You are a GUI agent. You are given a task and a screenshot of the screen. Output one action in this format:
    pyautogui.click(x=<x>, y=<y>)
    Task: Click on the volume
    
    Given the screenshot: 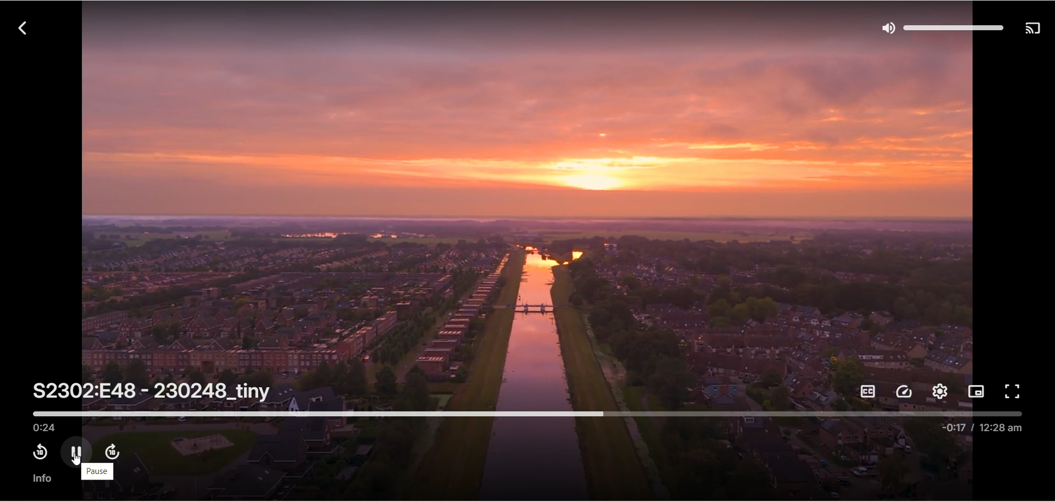 What is the action you would take?
    pyautogui.click(x=939, y=27)
    